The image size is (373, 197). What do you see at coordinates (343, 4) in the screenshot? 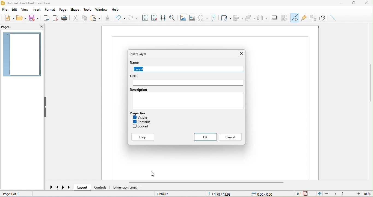
I see `minimize` at bounding box center [343, 4].